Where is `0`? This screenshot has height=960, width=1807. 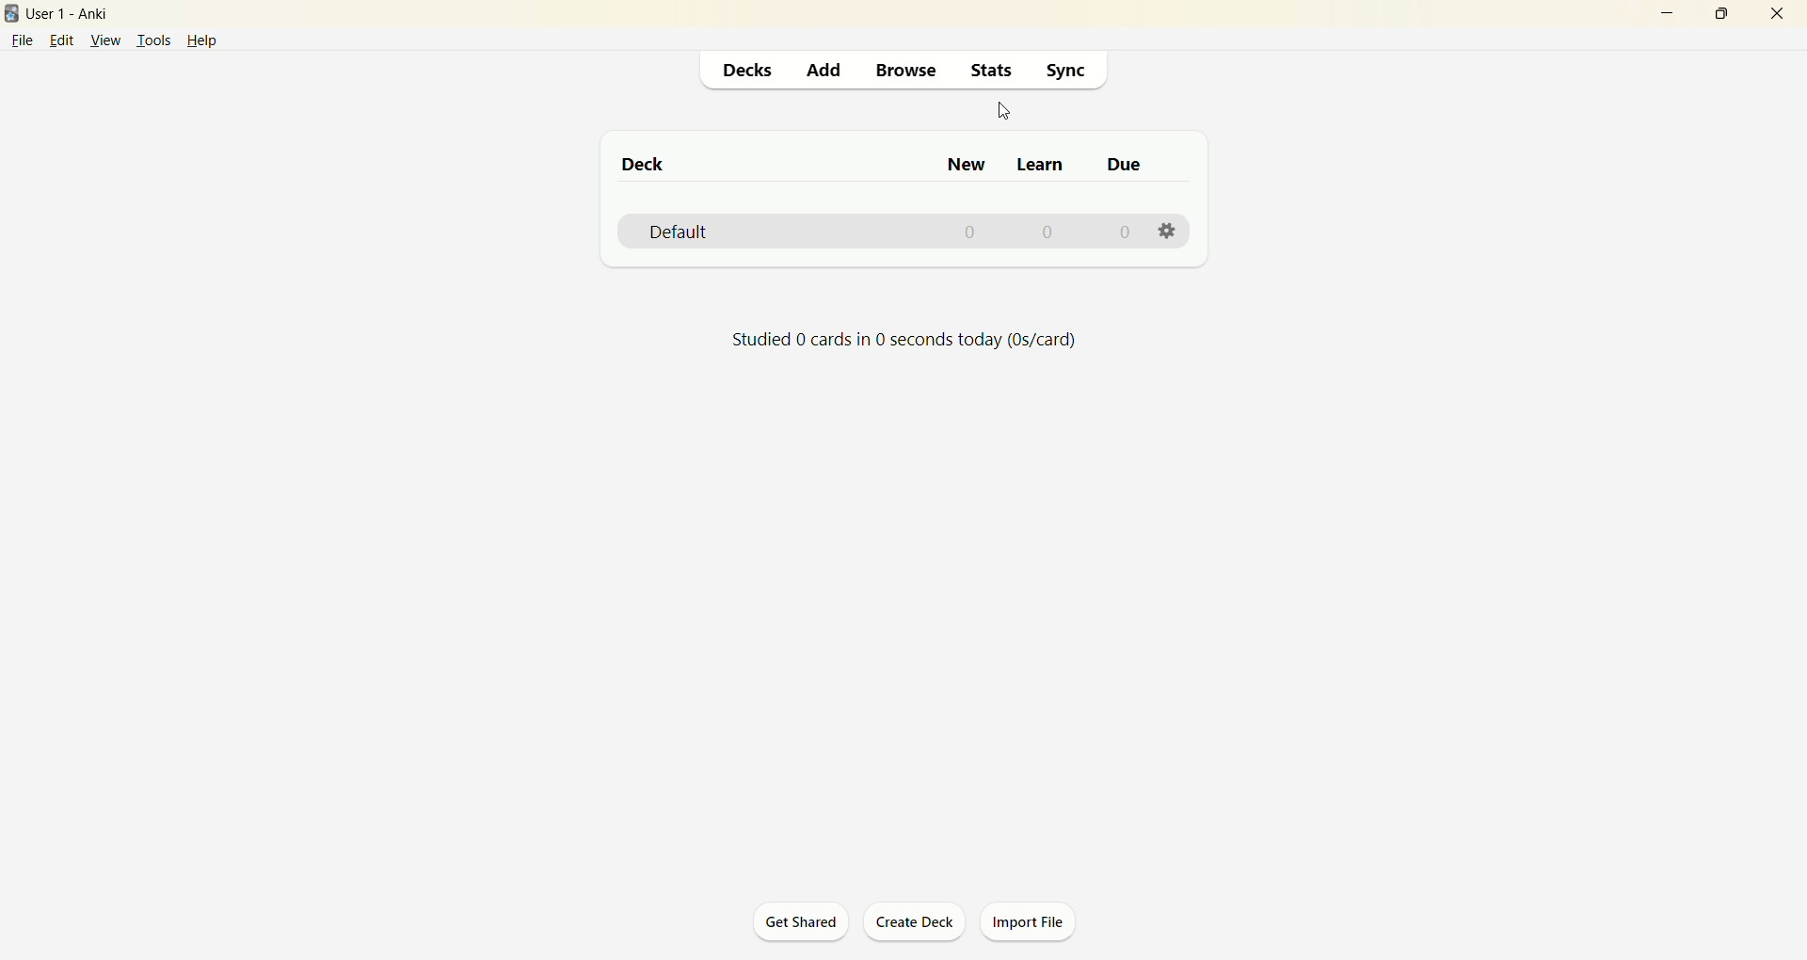
0 is located at coordinates (973, 233).